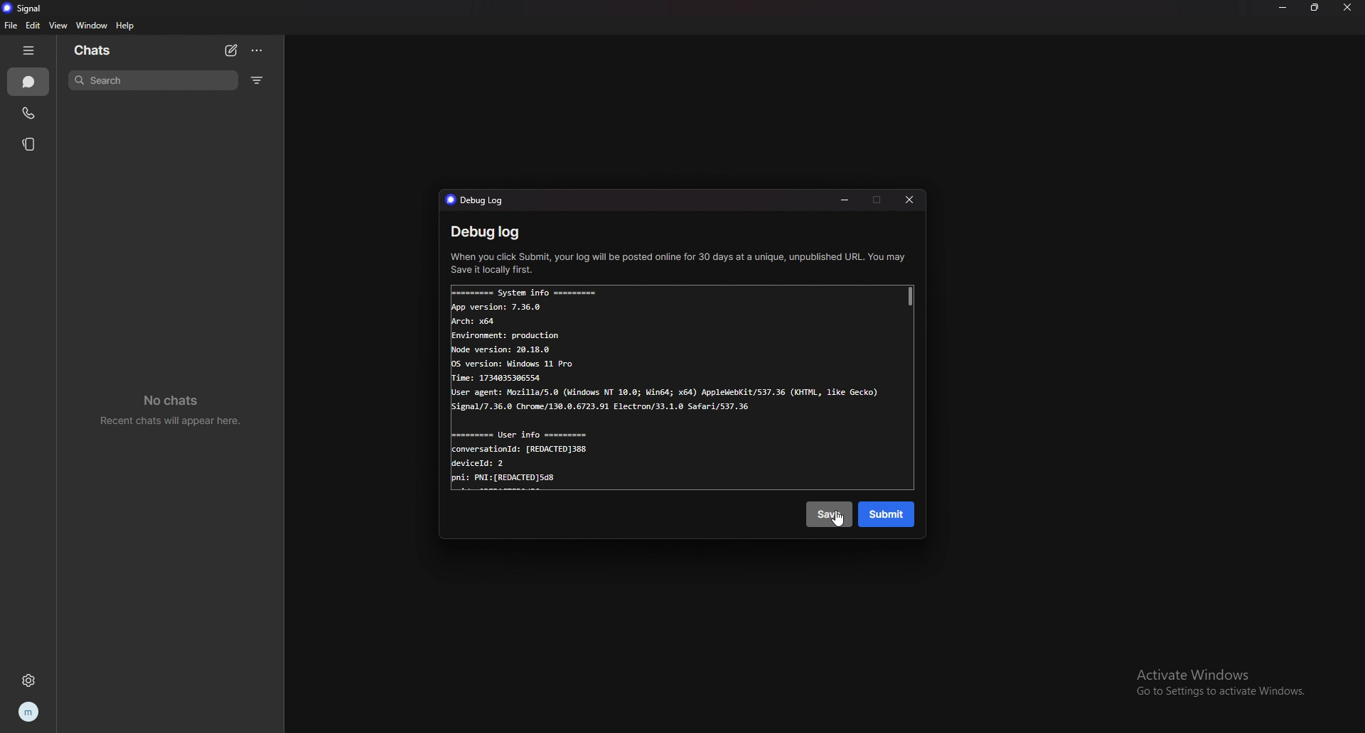  I want to click on profile, so click(27, 710).